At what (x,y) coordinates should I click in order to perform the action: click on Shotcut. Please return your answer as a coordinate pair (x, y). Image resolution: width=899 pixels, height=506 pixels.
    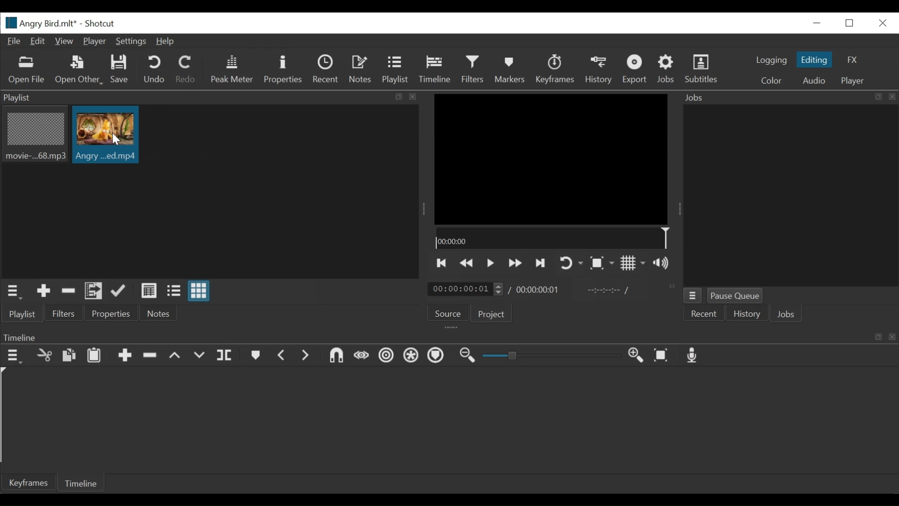
    Looking at the image, I should click on (103, 23).